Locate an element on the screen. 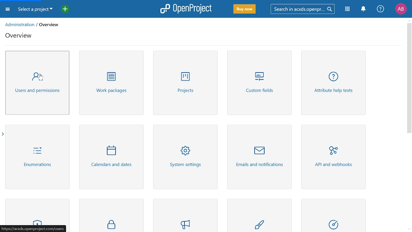  cursor is located at coordinates (43, 79).